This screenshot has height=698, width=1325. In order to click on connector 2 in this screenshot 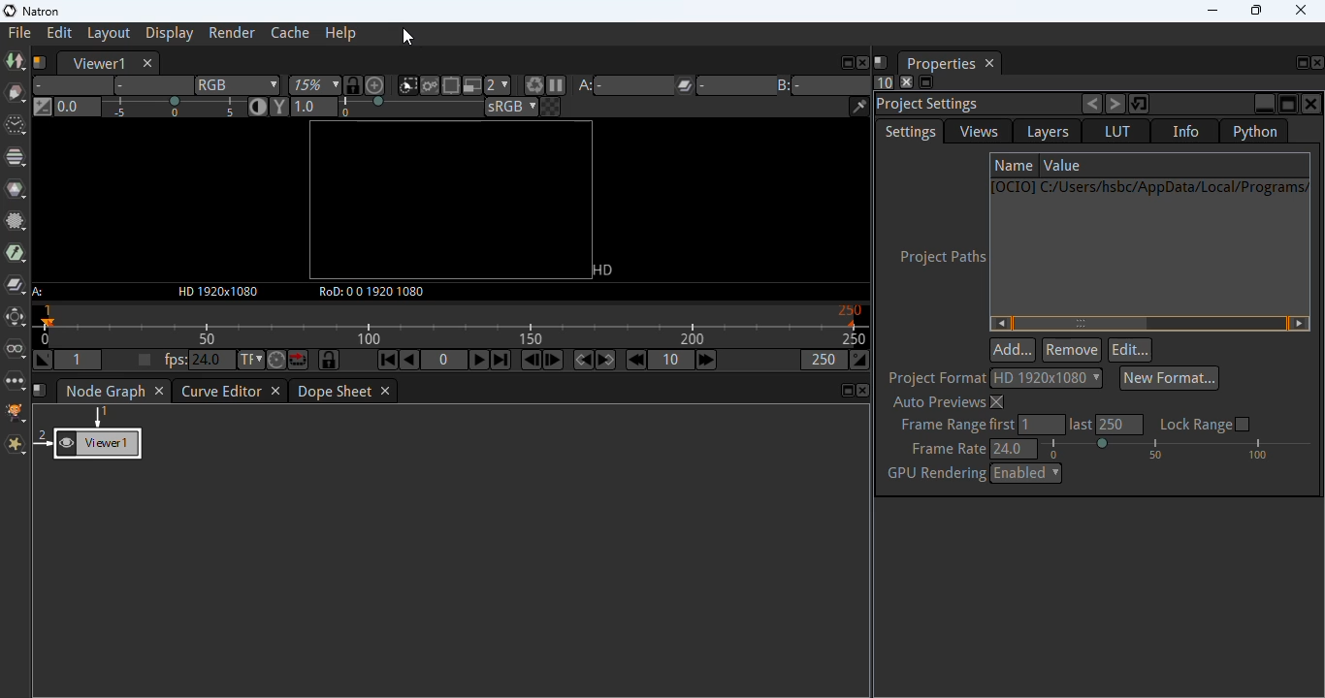, I will do `click(41, 438)`.